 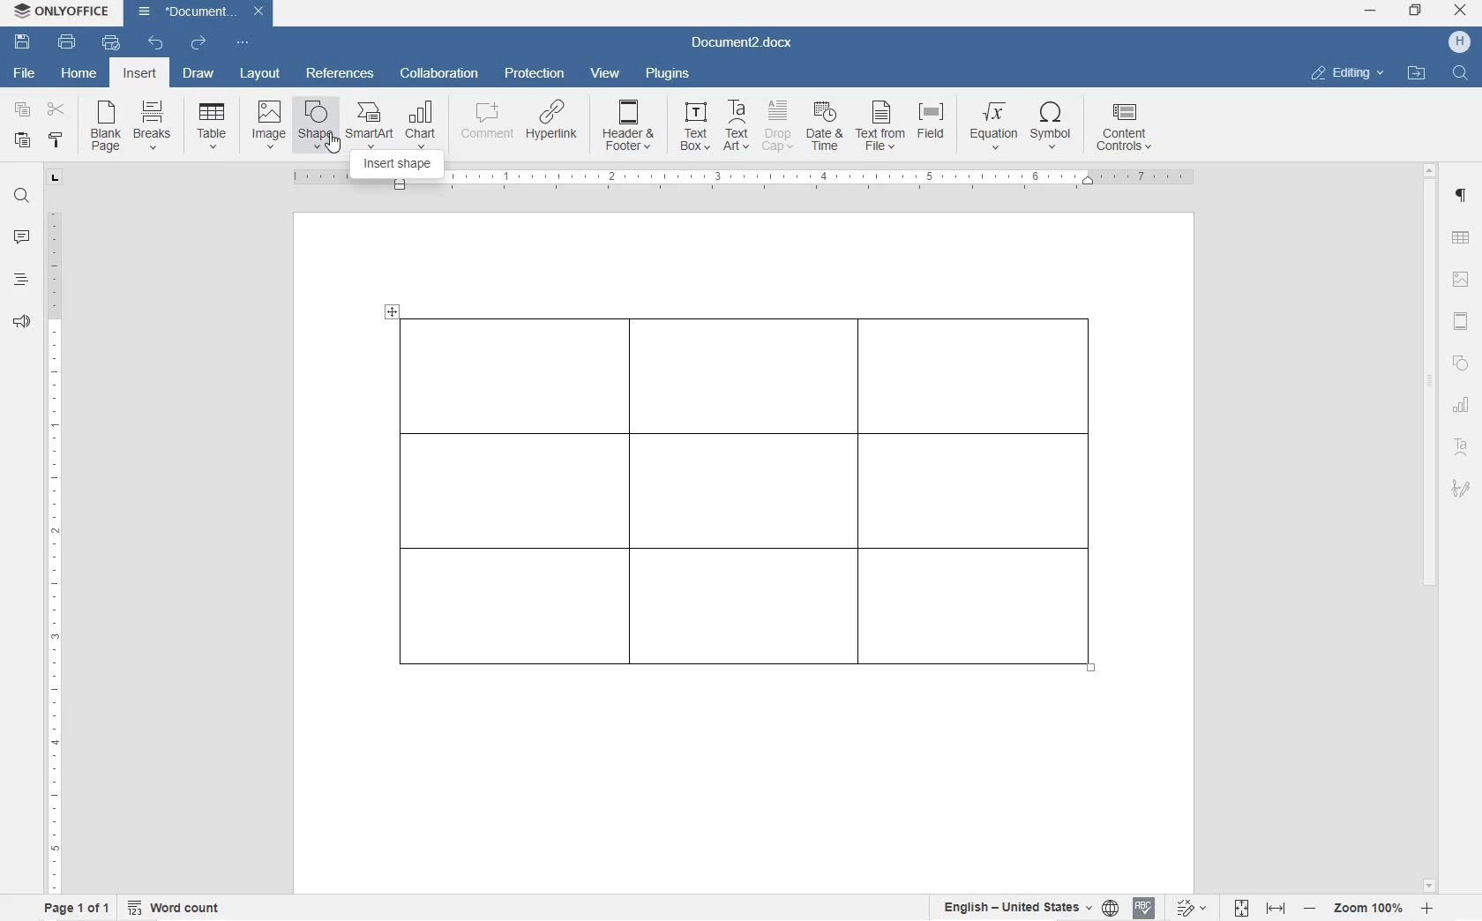 I want to click on page 1 of 1, so click(x=74, y=908).